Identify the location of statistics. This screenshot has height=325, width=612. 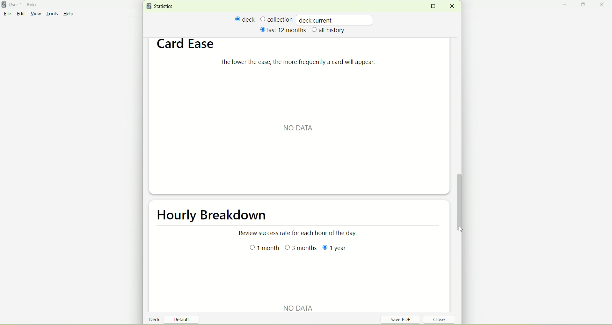
(161, 6).